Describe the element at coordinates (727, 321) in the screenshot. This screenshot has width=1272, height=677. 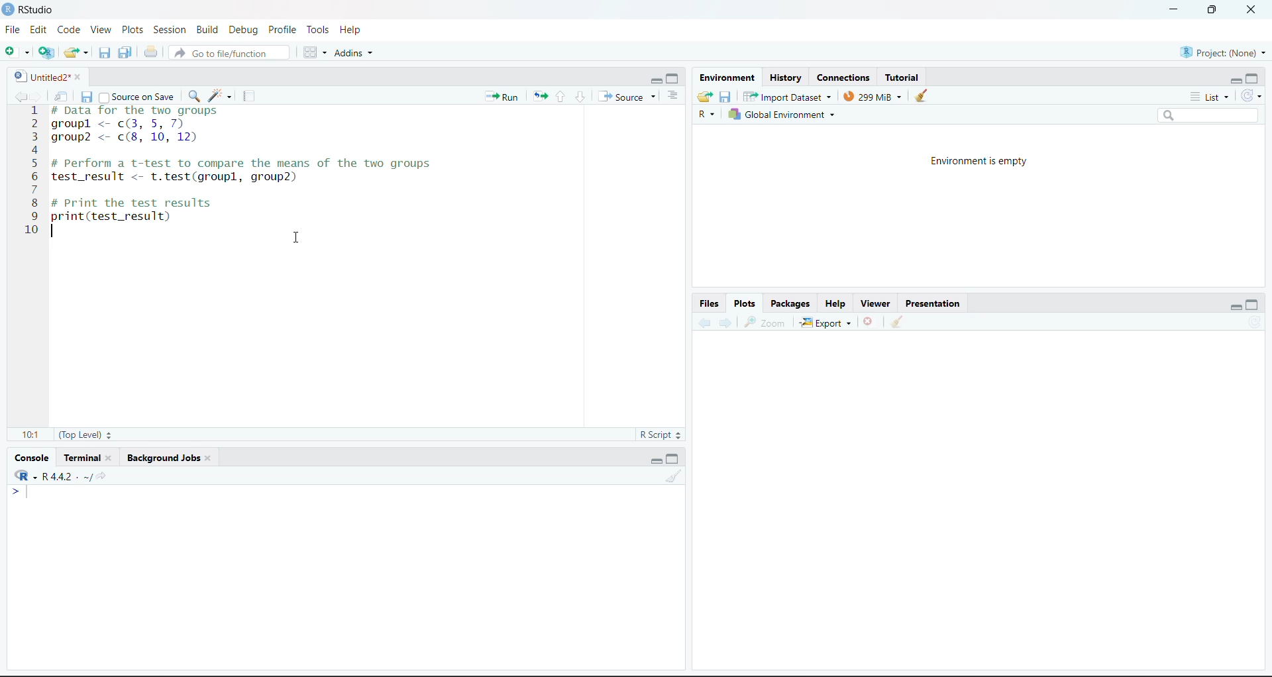
I see `Next plot` at that location.